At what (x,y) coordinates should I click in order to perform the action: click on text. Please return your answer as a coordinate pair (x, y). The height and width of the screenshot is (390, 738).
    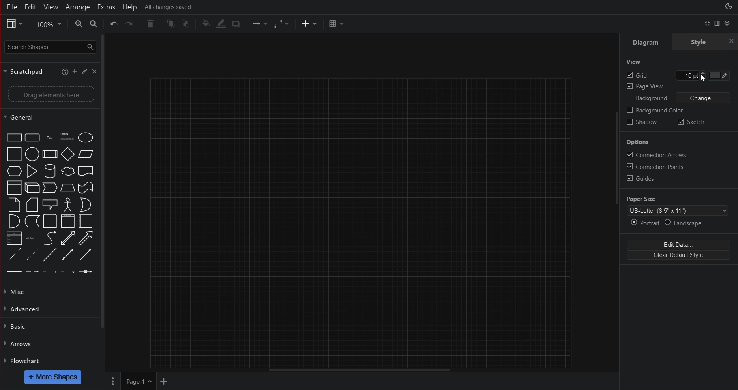
    Looking at the image, I should click on (49, 135).